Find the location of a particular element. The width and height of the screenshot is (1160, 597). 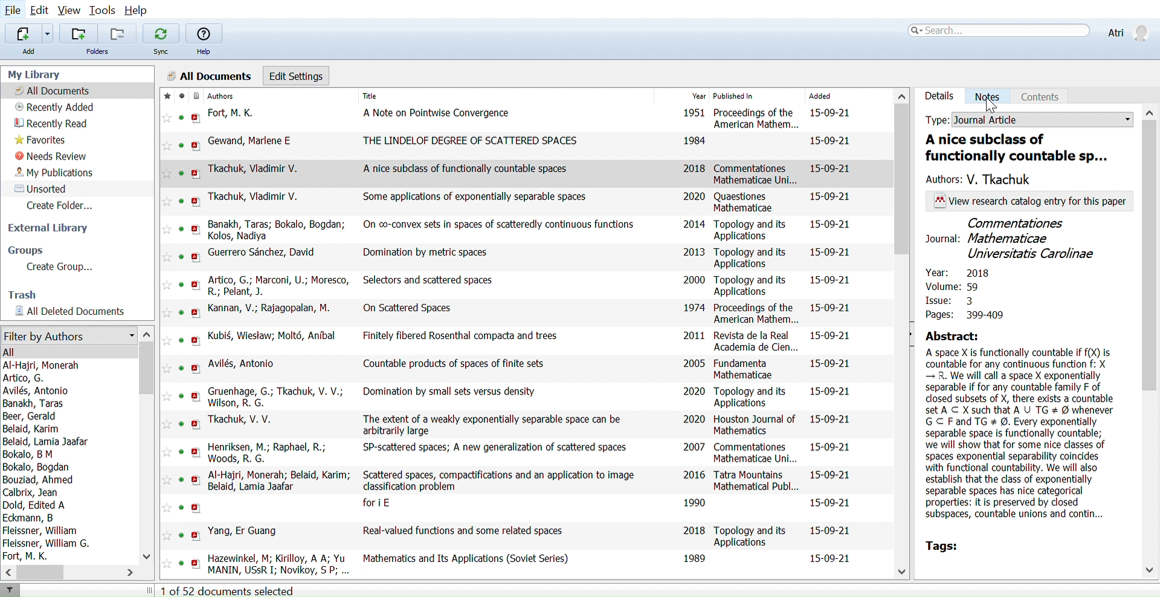

Houston Journal of Mathematics is located at coordinates (755, 424).